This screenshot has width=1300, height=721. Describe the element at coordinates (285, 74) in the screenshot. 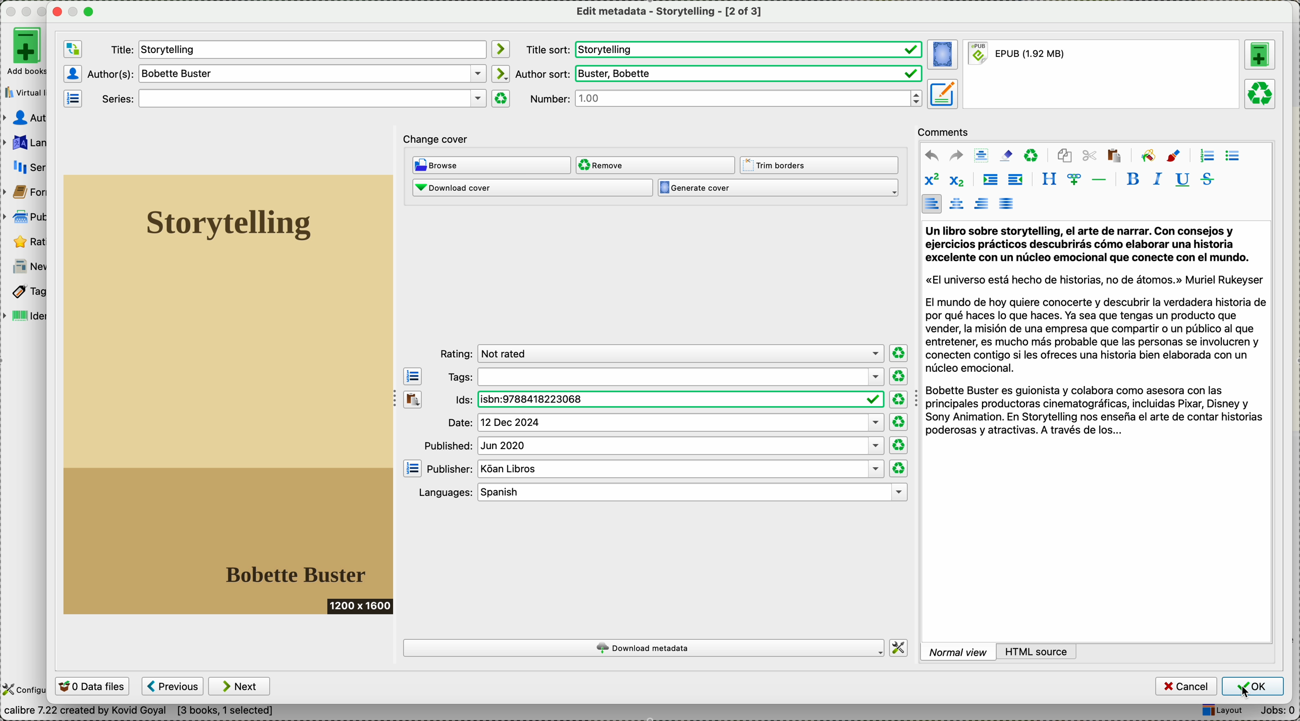

I see `authors` at that location.